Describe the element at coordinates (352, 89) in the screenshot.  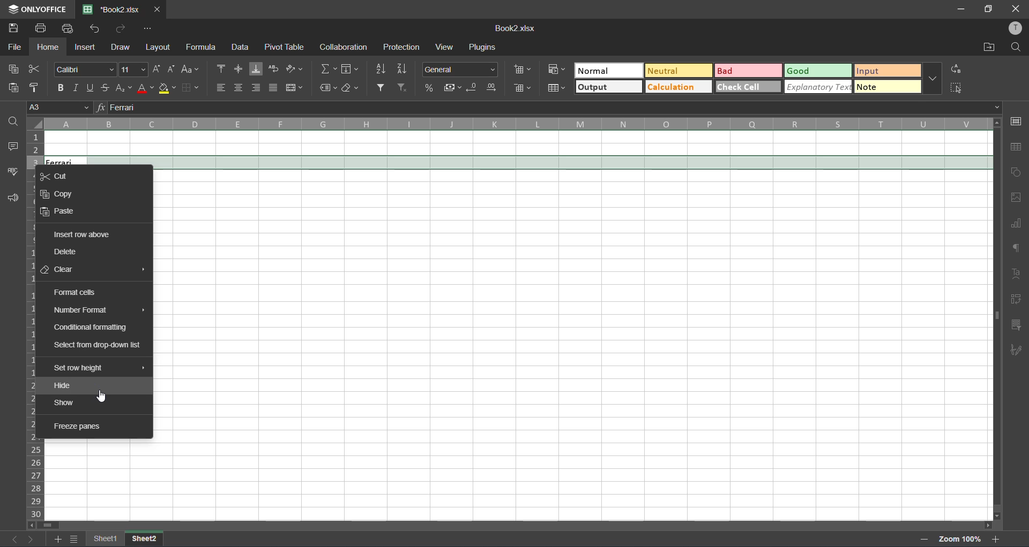
I see `clear` at that location.